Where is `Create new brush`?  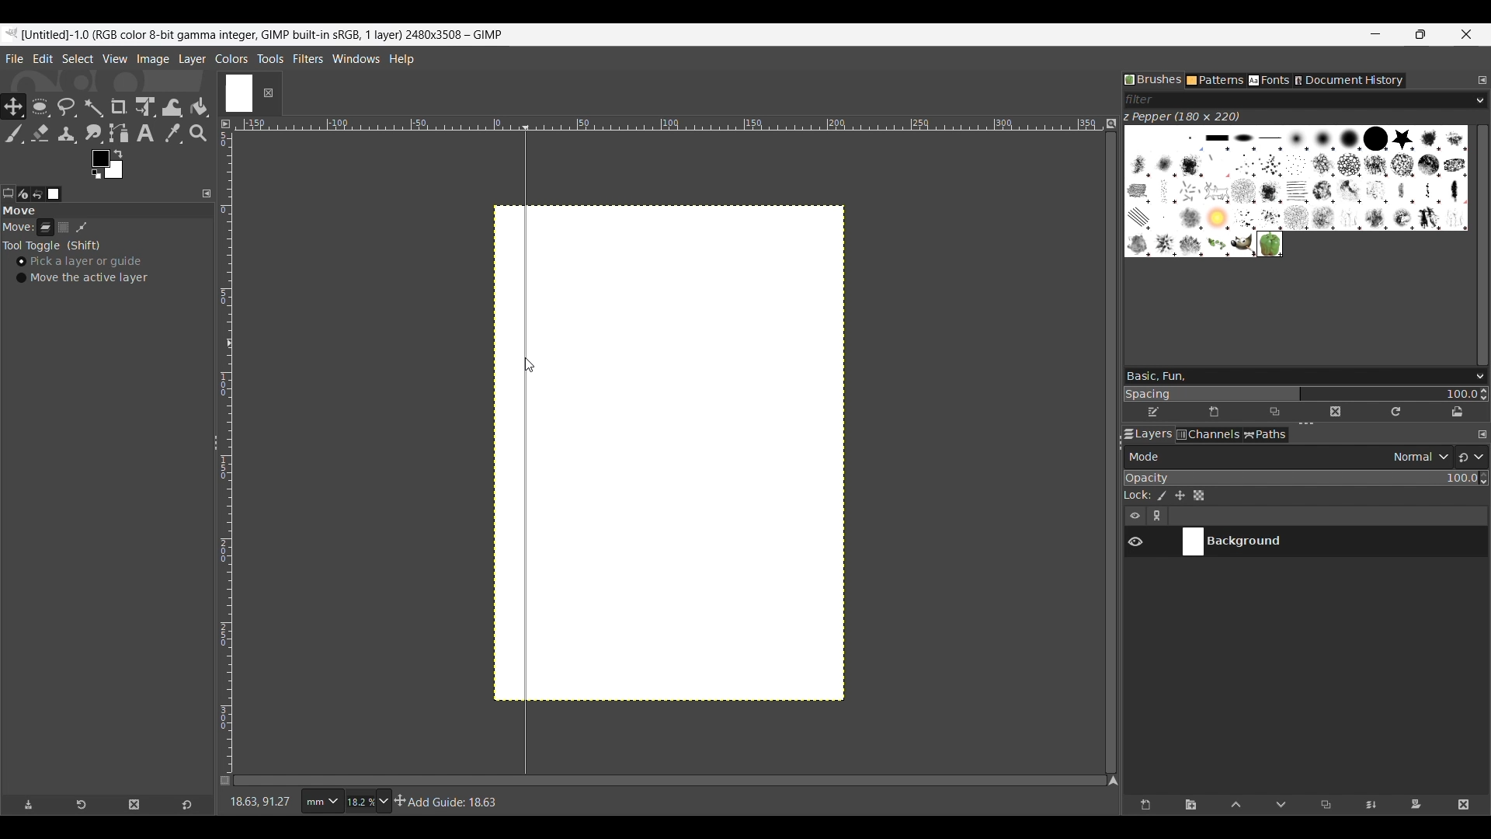 Create new brush is located at coordinates (1214, 413).